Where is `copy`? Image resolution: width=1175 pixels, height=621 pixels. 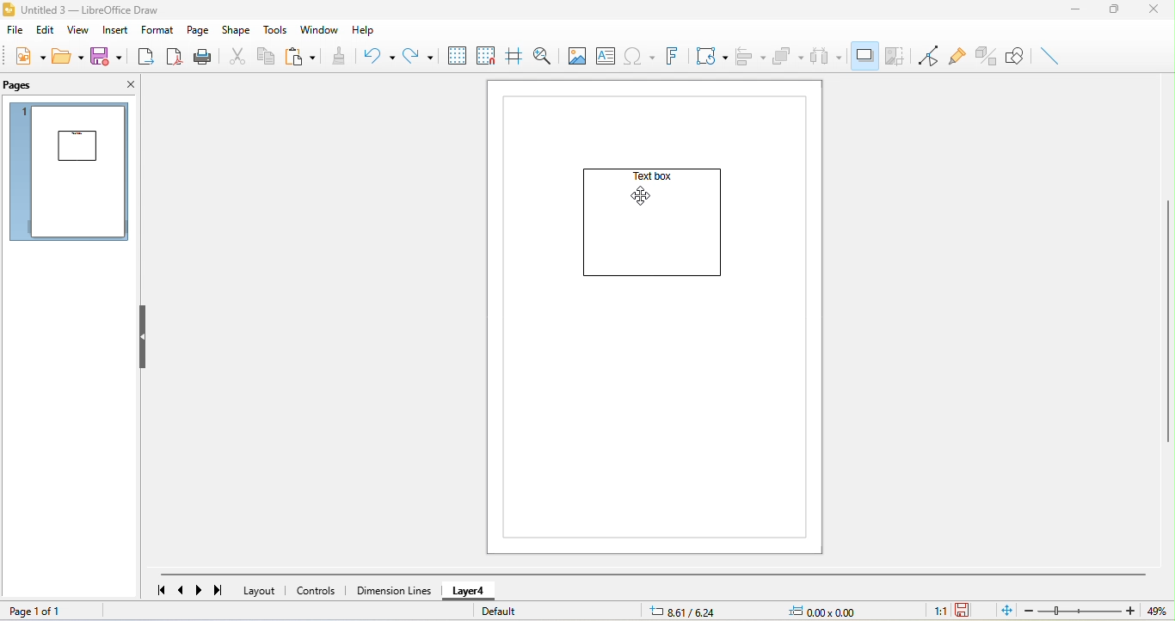 copy is located at coordinates (267, 56).